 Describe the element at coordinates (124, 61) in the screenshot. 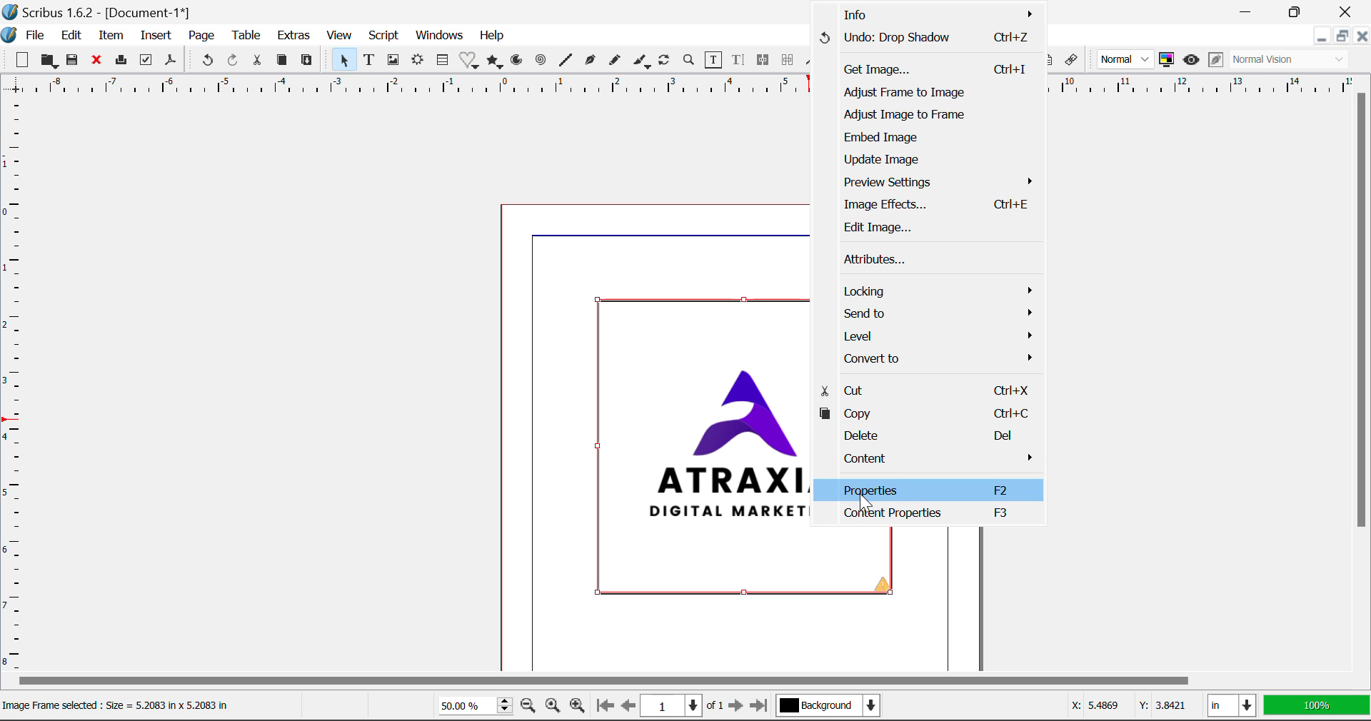

I see `Print` at that location.